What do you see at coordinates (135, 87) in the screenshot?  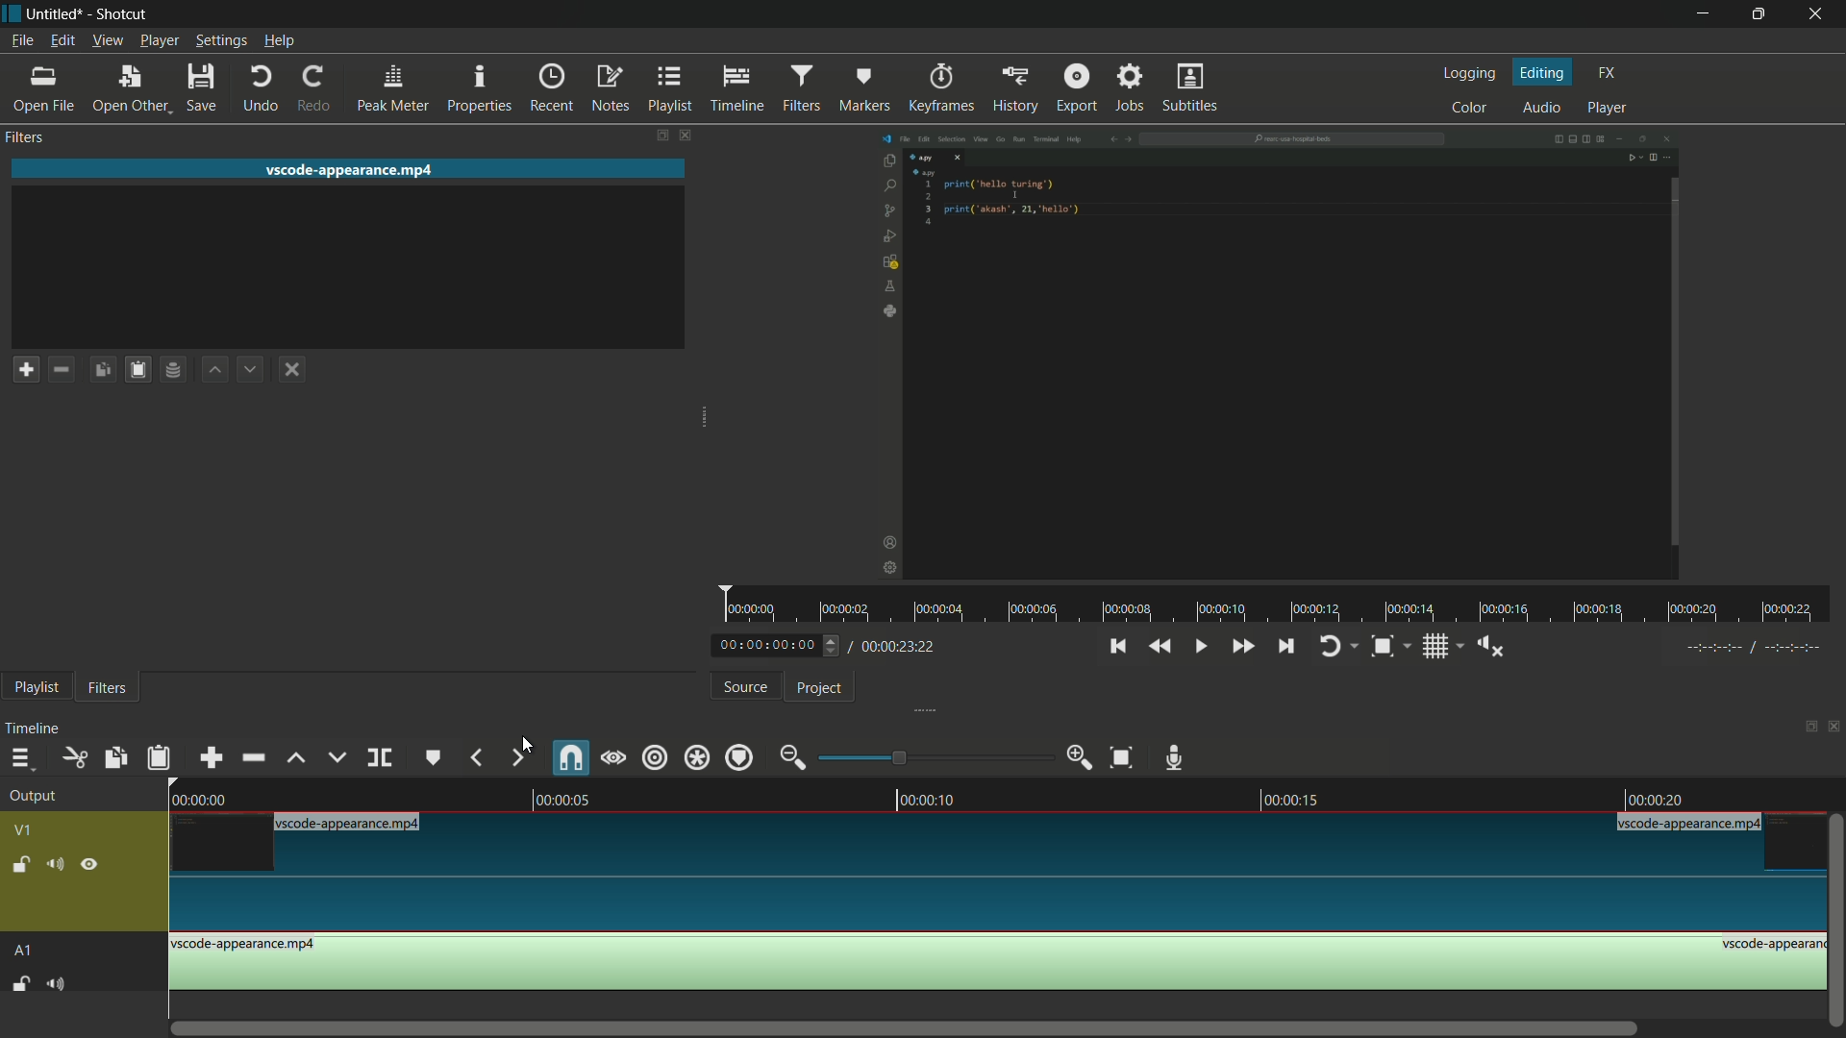 I see `open other` at bounding box center [135, 87].